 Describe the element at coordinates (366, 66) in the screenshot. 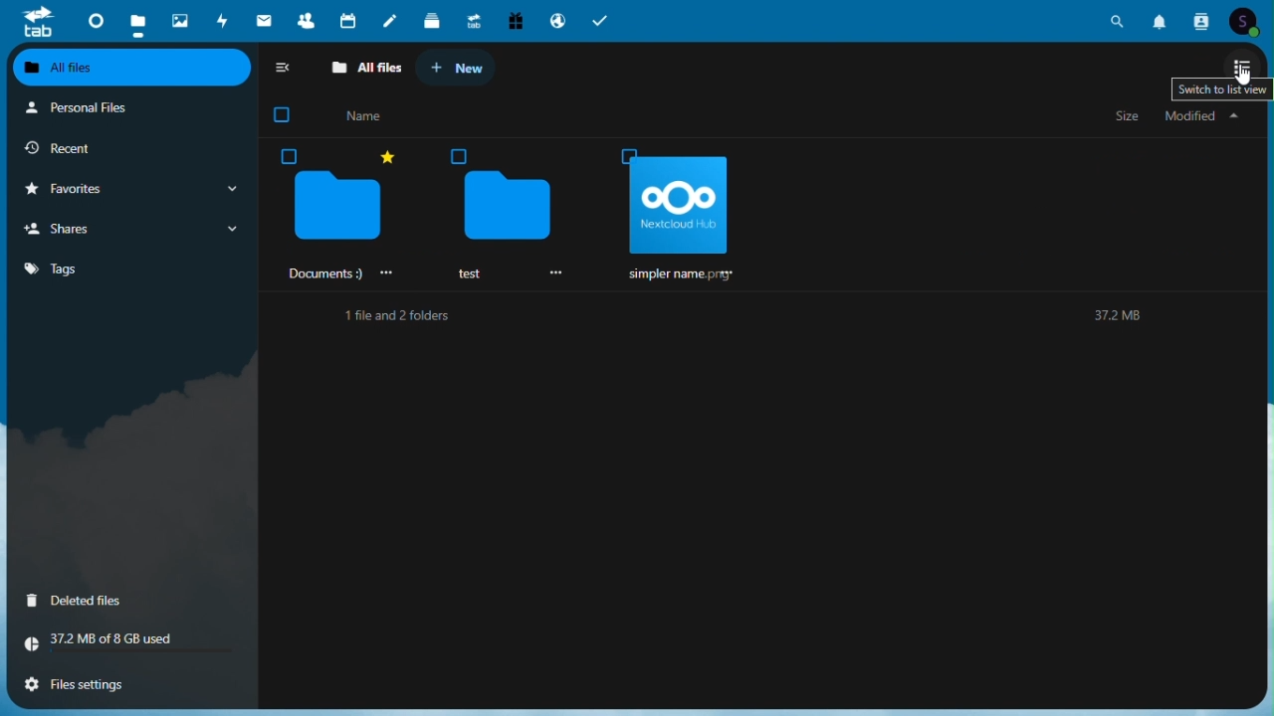

I see `All files` at that location.